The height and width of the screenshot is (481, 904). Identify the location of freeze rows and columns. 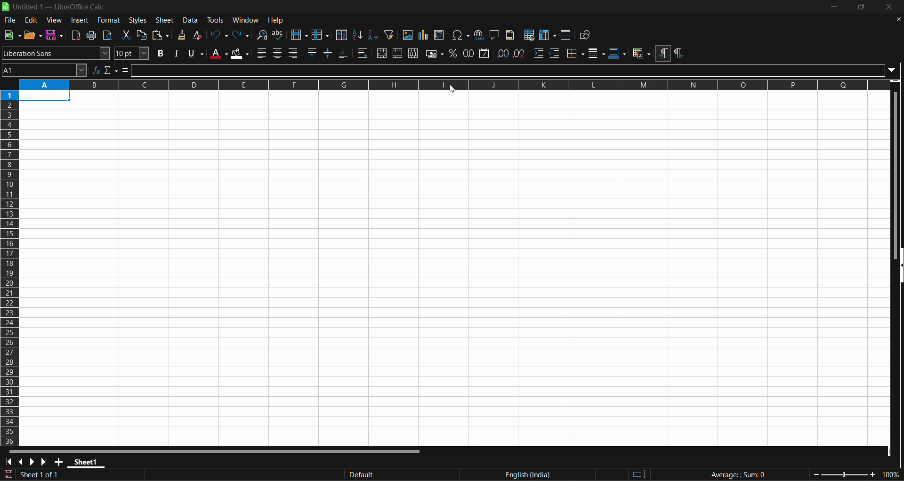
(548, 34).